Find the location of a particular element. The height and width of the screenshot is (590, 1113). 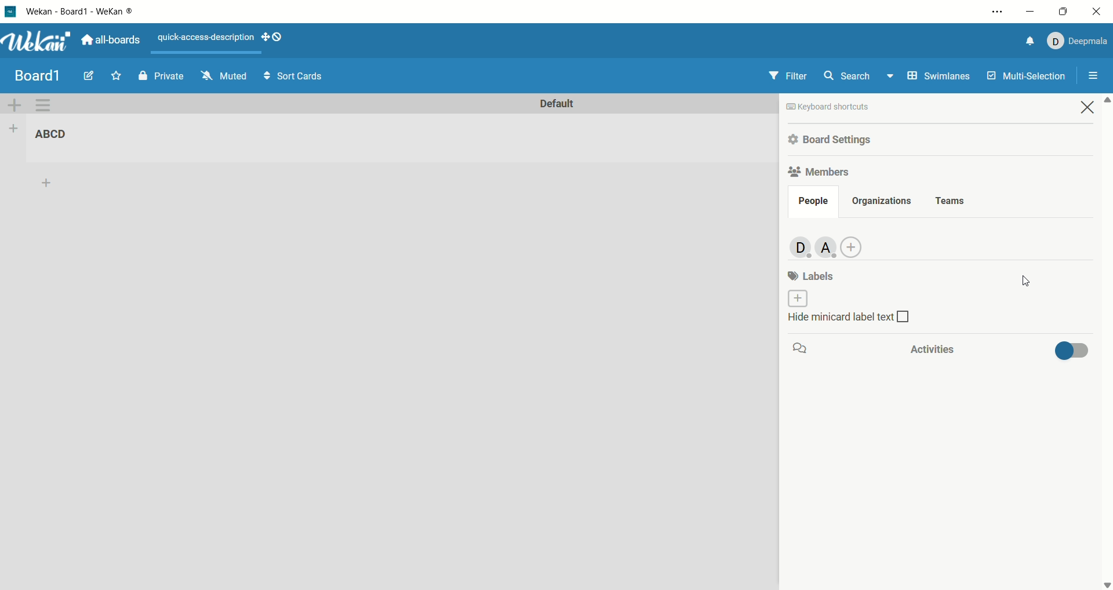

add is located at coordinates (801, 297).